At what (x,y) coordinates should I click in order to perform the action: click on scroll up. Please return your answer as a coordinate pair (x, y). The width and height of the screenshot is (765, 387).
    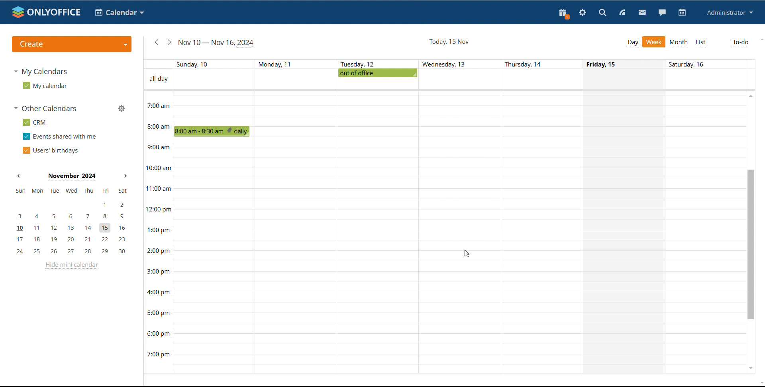
    Looking at the image, I should click on (750, 96).